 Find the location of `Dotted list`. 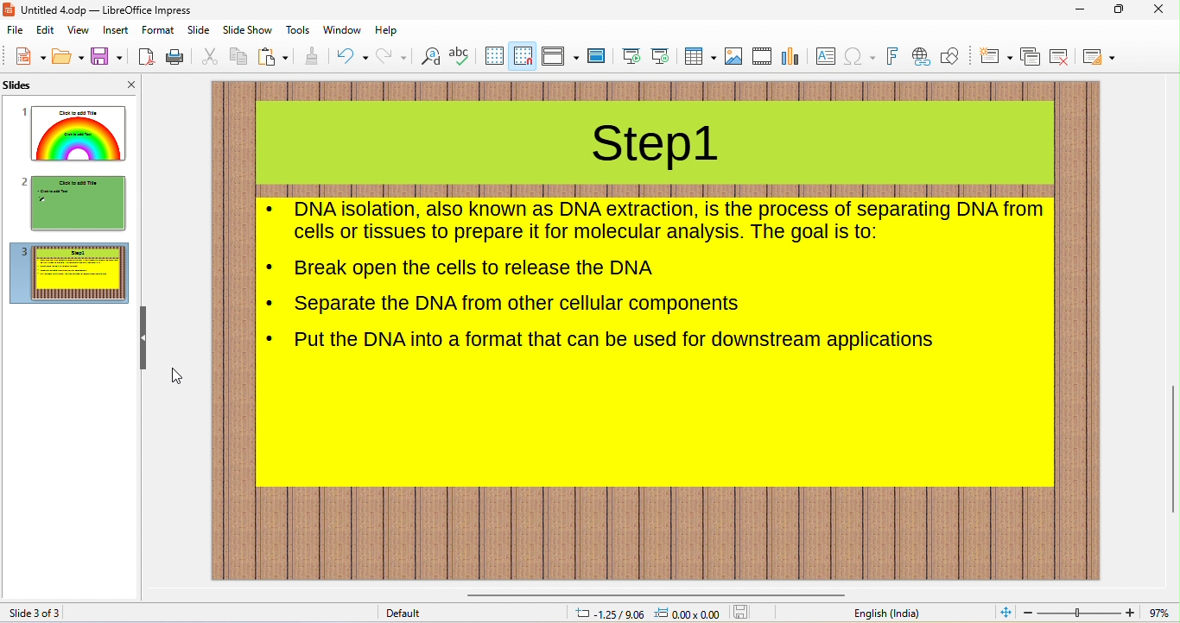

Dotted list is located at coordinates (271, 304).